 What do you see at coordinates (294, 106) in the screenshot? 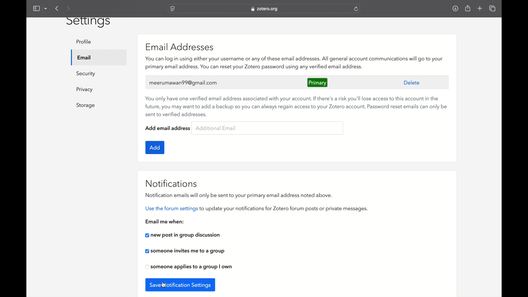
I see `You only have one verified email address associated with your account. If there's a risk you'll lose access to this account in the
future, you may want to add a backup so you can always regain access to your Zotero account. Password reset emails can only be
sent to verified addresses.` at bounding box center [294, 106].